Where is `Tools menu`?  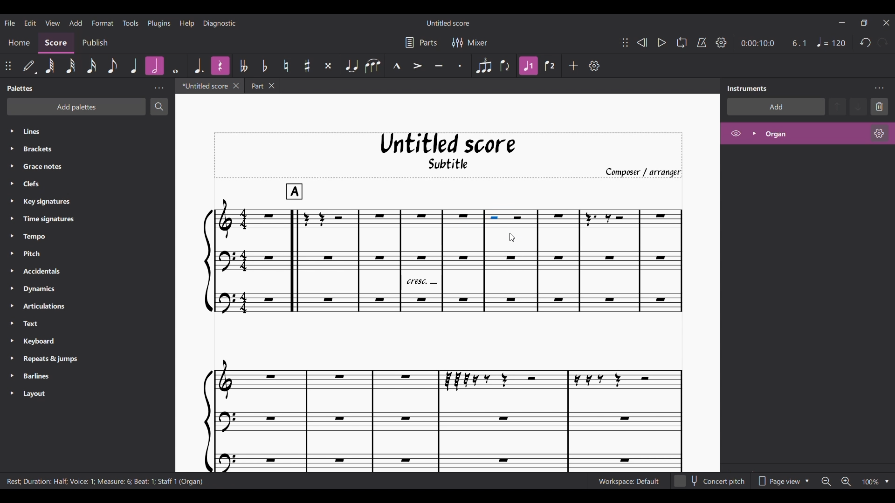
Tools menu is located at coordinates (130, 22).